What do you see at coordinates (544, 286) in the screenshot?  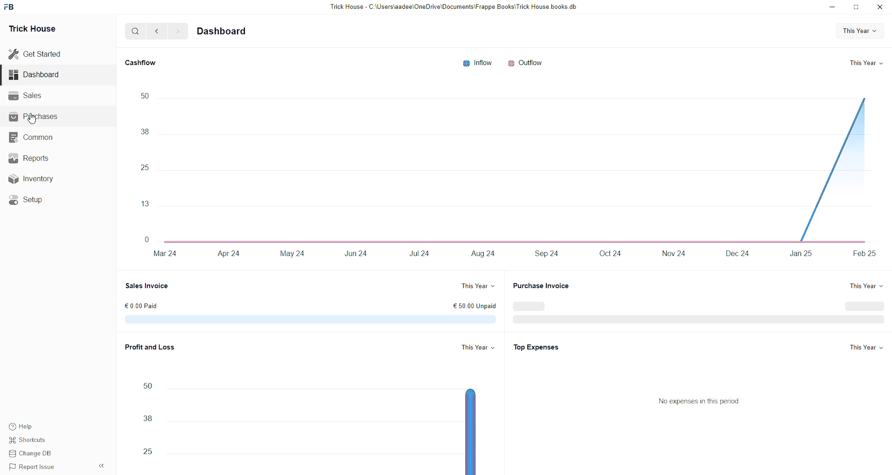 I see `Purchase Invoice` at bounding box center [544, 286].